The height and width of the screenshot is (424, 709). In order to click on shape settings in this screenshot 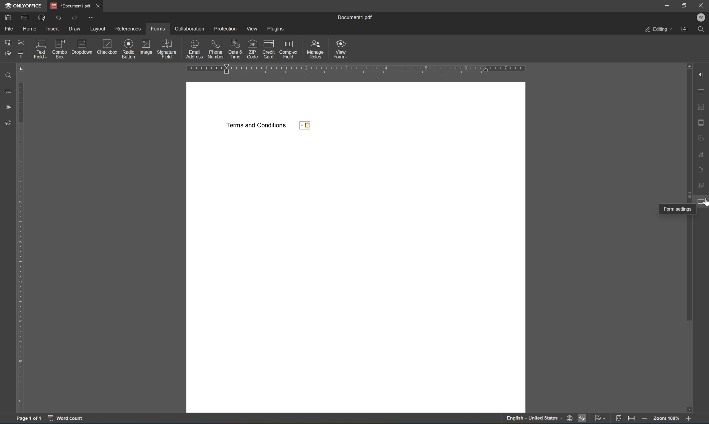, I will do `click(702, 139)`.